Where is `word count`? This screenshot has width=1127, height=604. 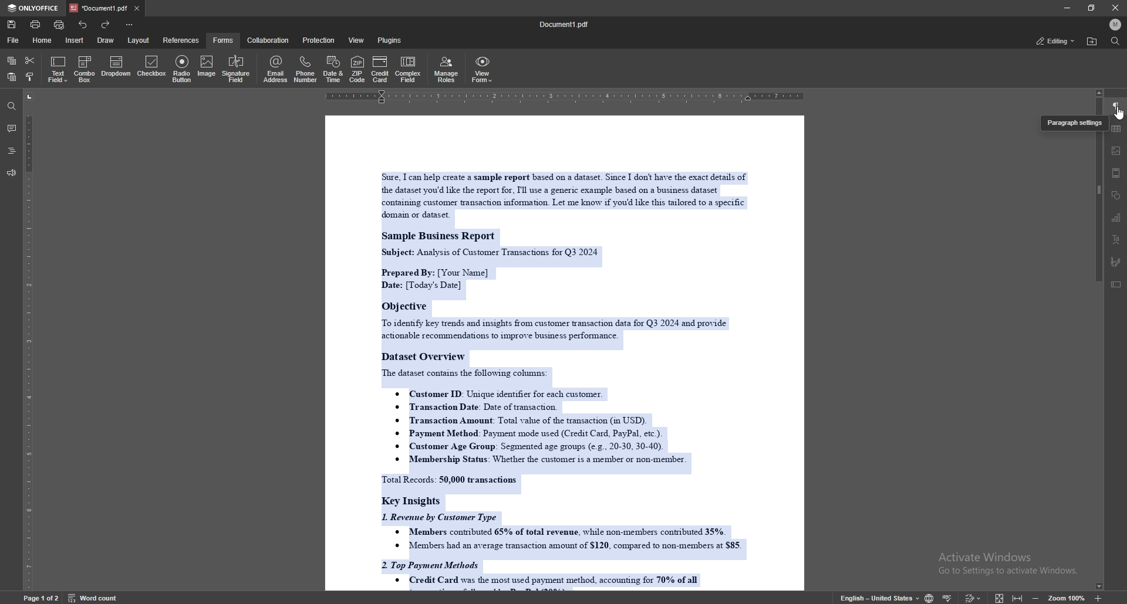
word count is located at coordinates (92, 597).